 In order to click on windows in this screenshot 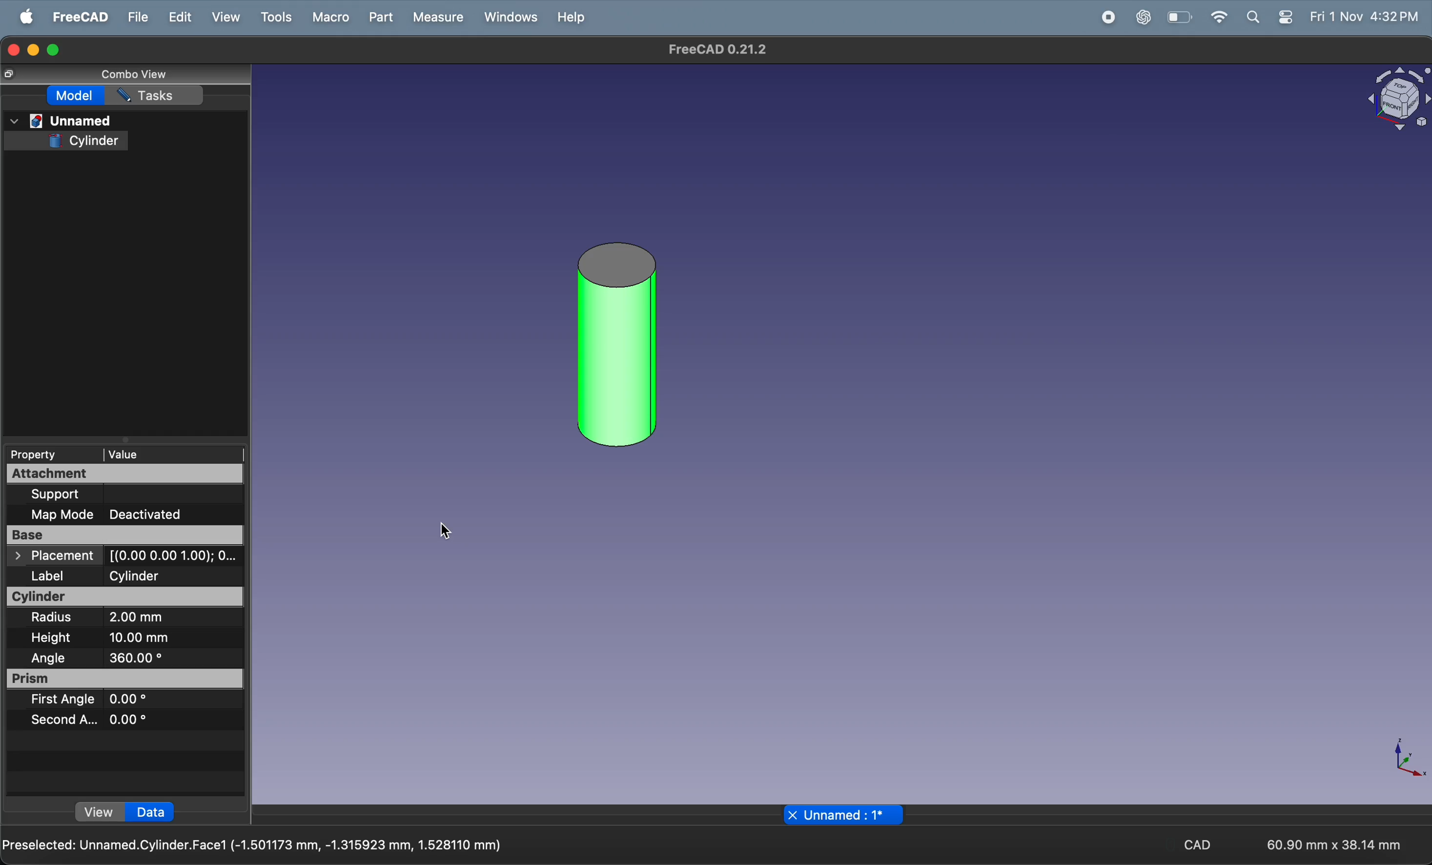, I will do `click(506, 19)`.